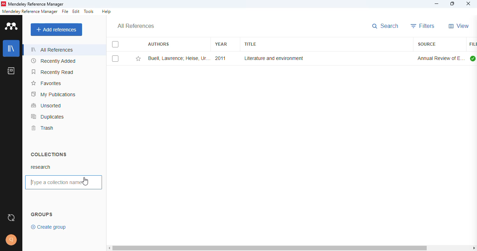 The image size is (477, 251). Describe the element at coordinates (158, 44) in the screenshot. I see `authors` at that location.